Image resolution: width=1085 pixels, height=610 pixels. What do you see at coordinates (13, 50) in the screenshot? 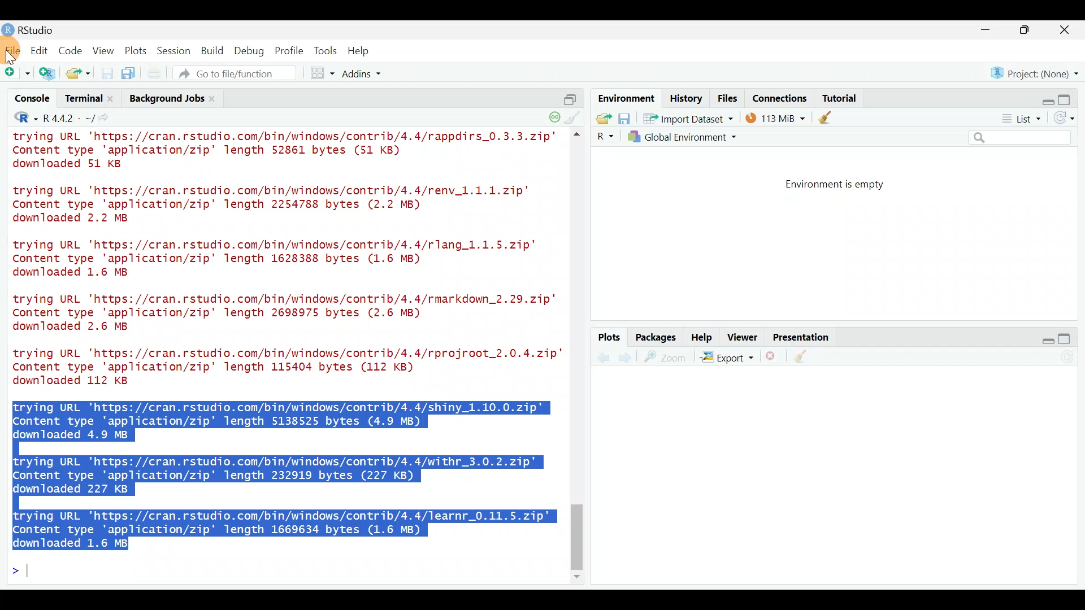
I see `File` at bounding box center [13, 50].